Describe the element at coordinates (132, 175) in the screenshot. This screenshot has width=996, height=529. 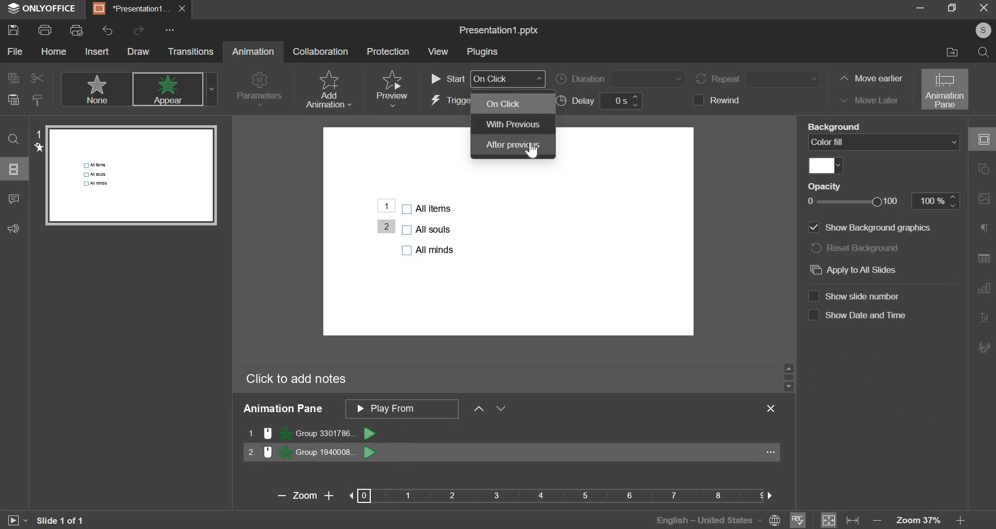
I see `slide preview` at that location.